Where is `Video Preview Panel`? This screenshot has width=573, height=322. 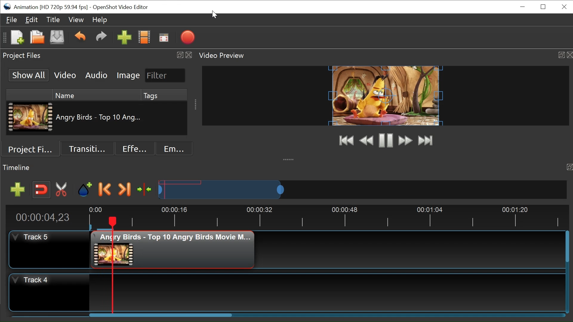 Video Preview Panel is located at coordinates (385, 55).